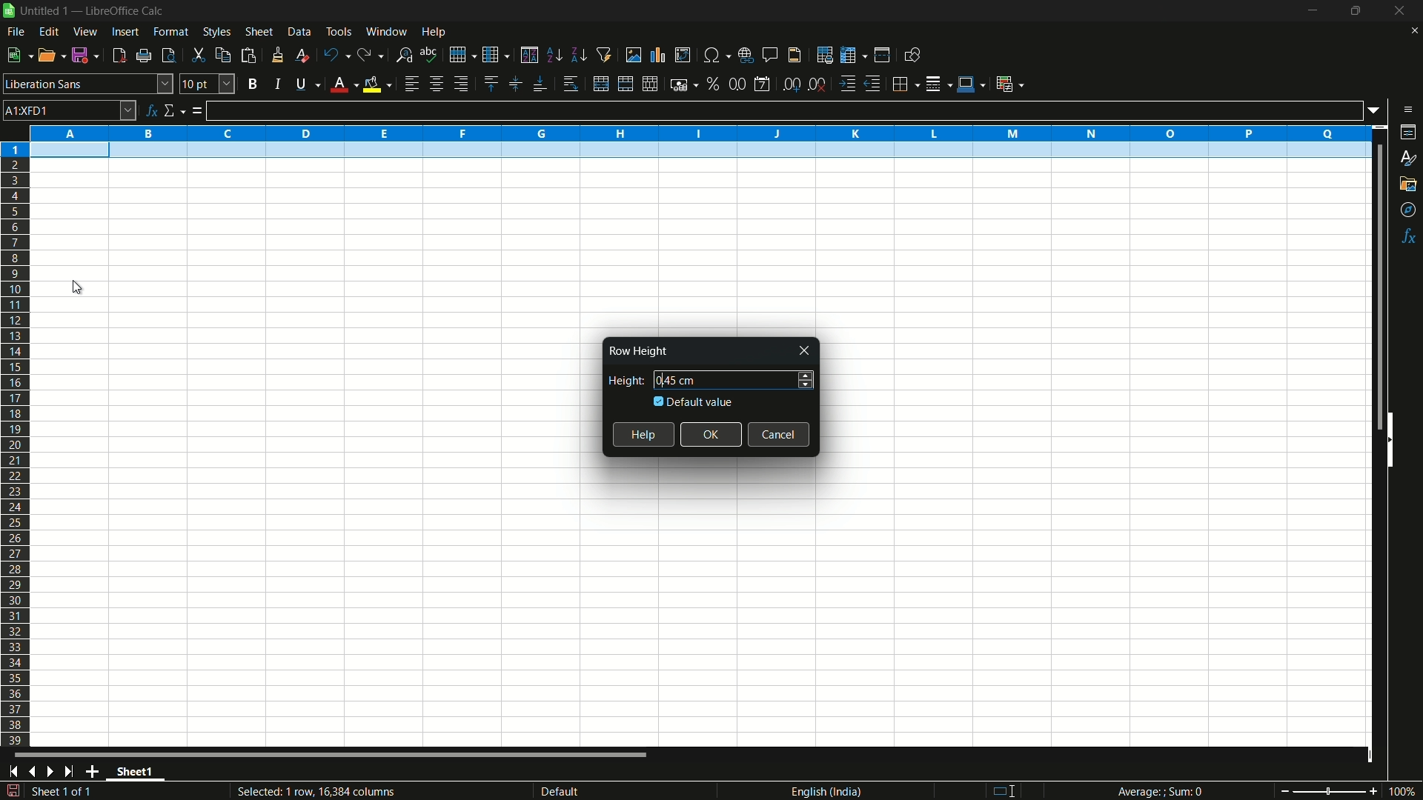  I want to click on view menu, so click(86, 32).